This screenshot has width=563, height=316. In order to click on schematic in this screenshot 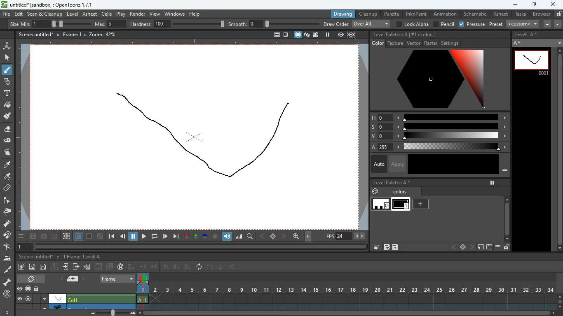, I will do `click(475, 14)`.